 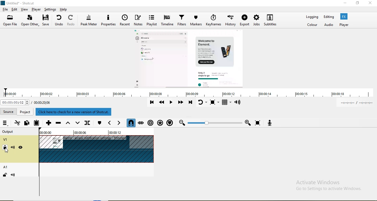 I want to click on Time markers, so click(x=95, y=133).